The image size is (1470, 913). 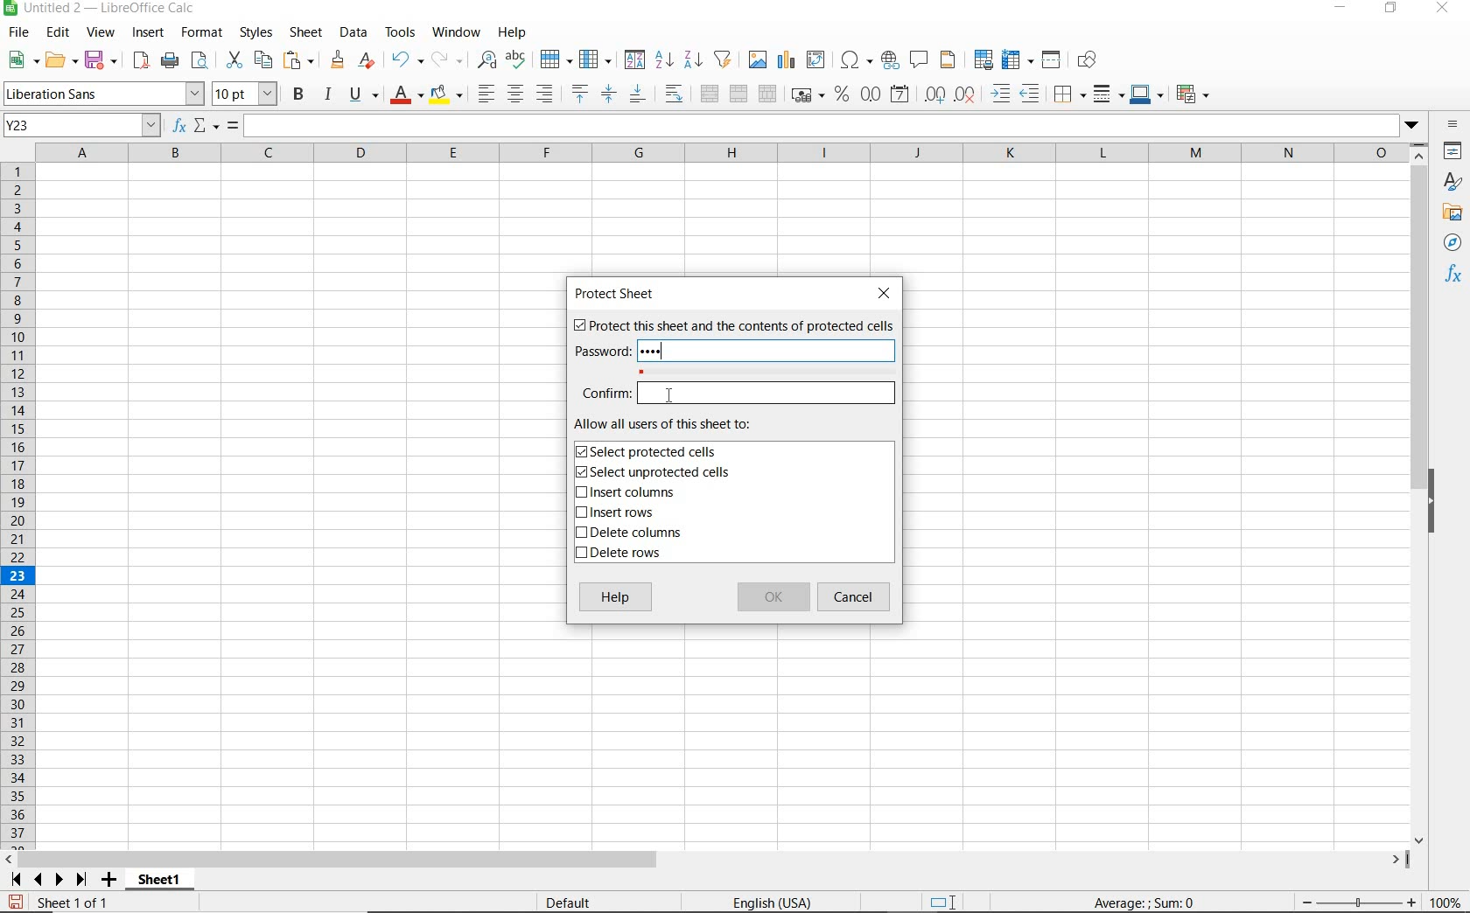 What do you see at coordinates (724, 152) in the screenshot?
I see `COLUMNS` at bounding box center [724, 152].